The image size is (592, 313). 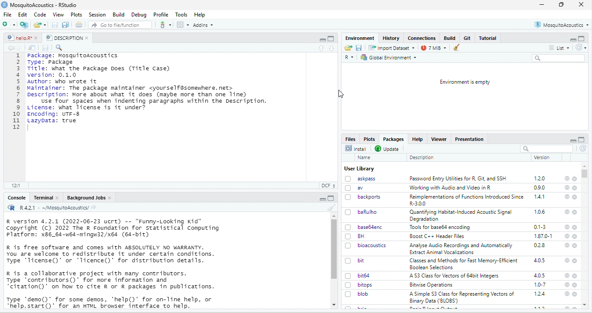 What do you see at coordinates (111, 302) in the screenshot?
I see `Type ‘demo()" for some demos, 'help()’ for on-line help, or
*help.start()’ for an HTML browser interface to help.` at bounding box center [111, 302].